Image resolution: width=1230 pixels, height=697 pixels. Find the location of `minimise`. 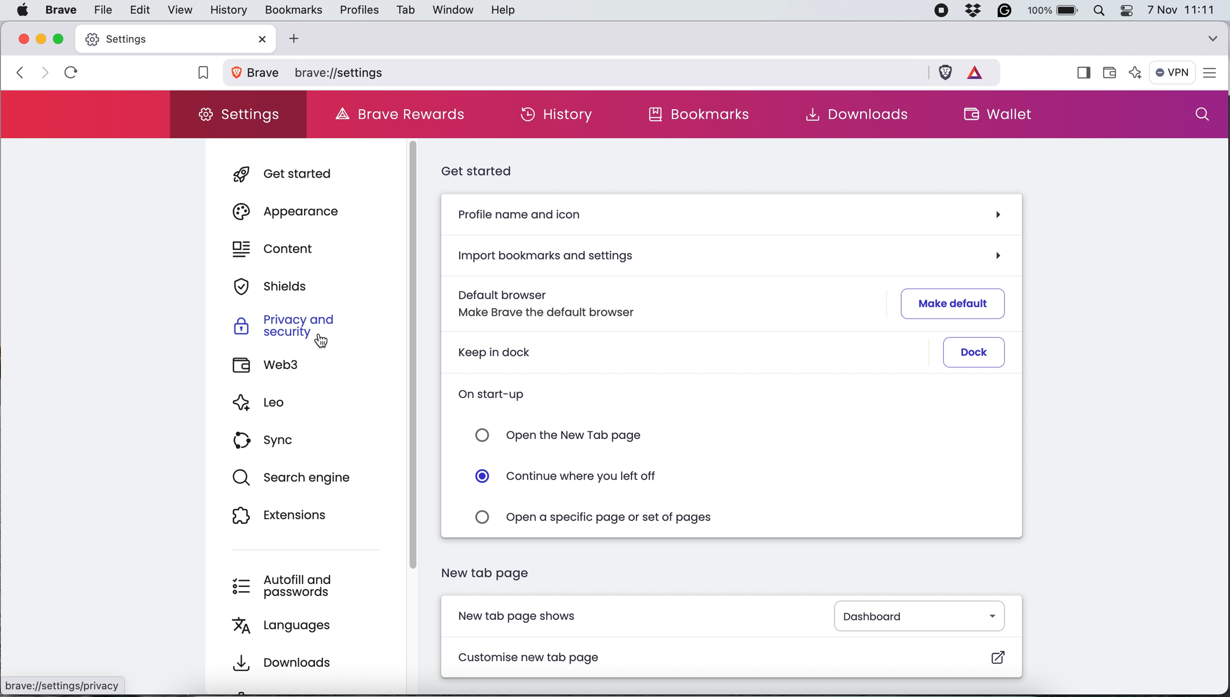

minimise is located at coordinates (41, 38).